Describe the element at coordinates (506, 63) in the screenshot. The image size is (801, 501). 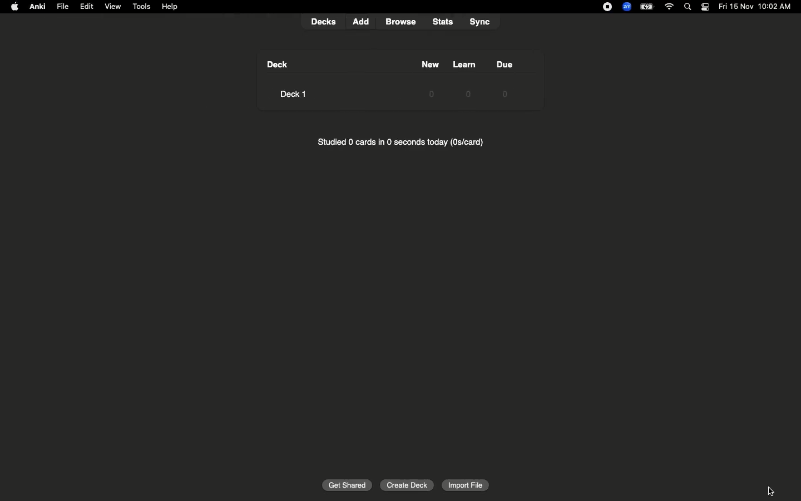
I see `Due` at that location.